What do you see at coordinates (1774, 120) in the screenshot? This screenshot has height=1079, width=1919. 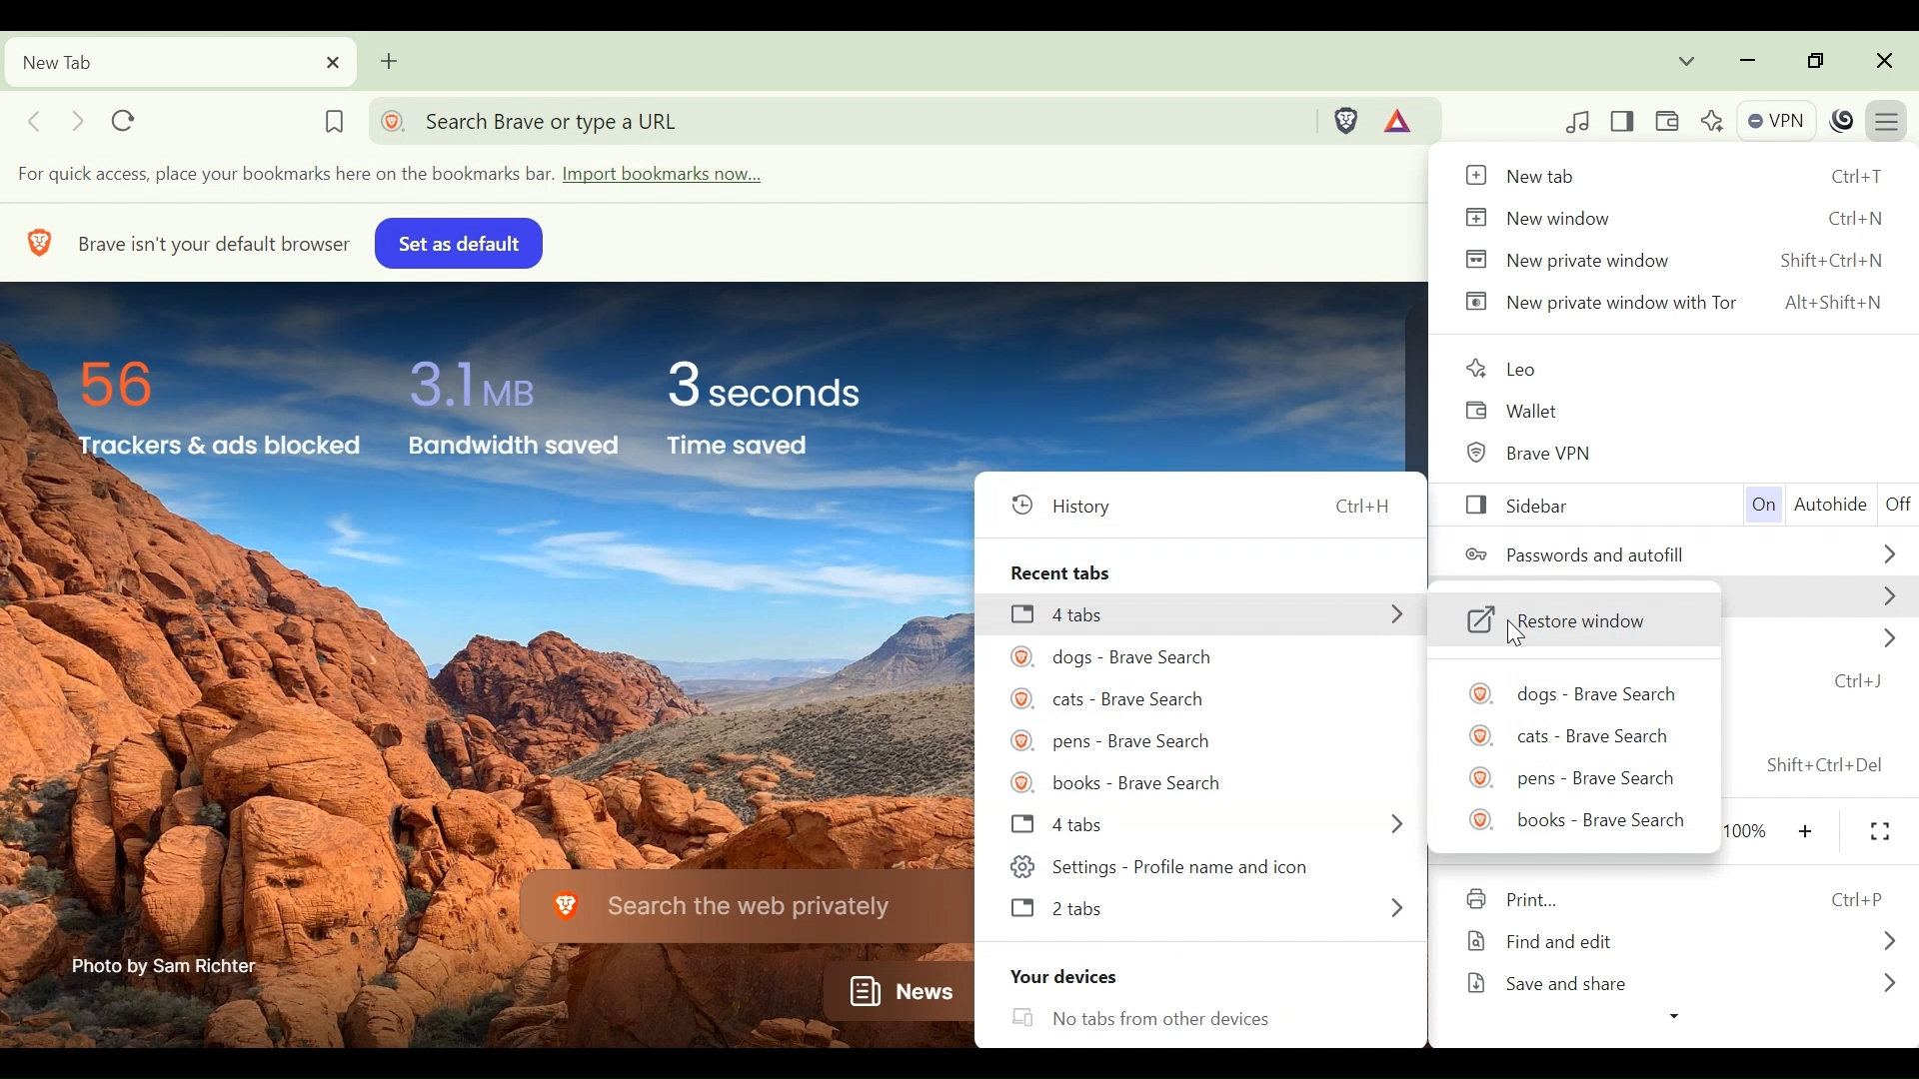 I see `VPN` at bounding box center [1774, 120].